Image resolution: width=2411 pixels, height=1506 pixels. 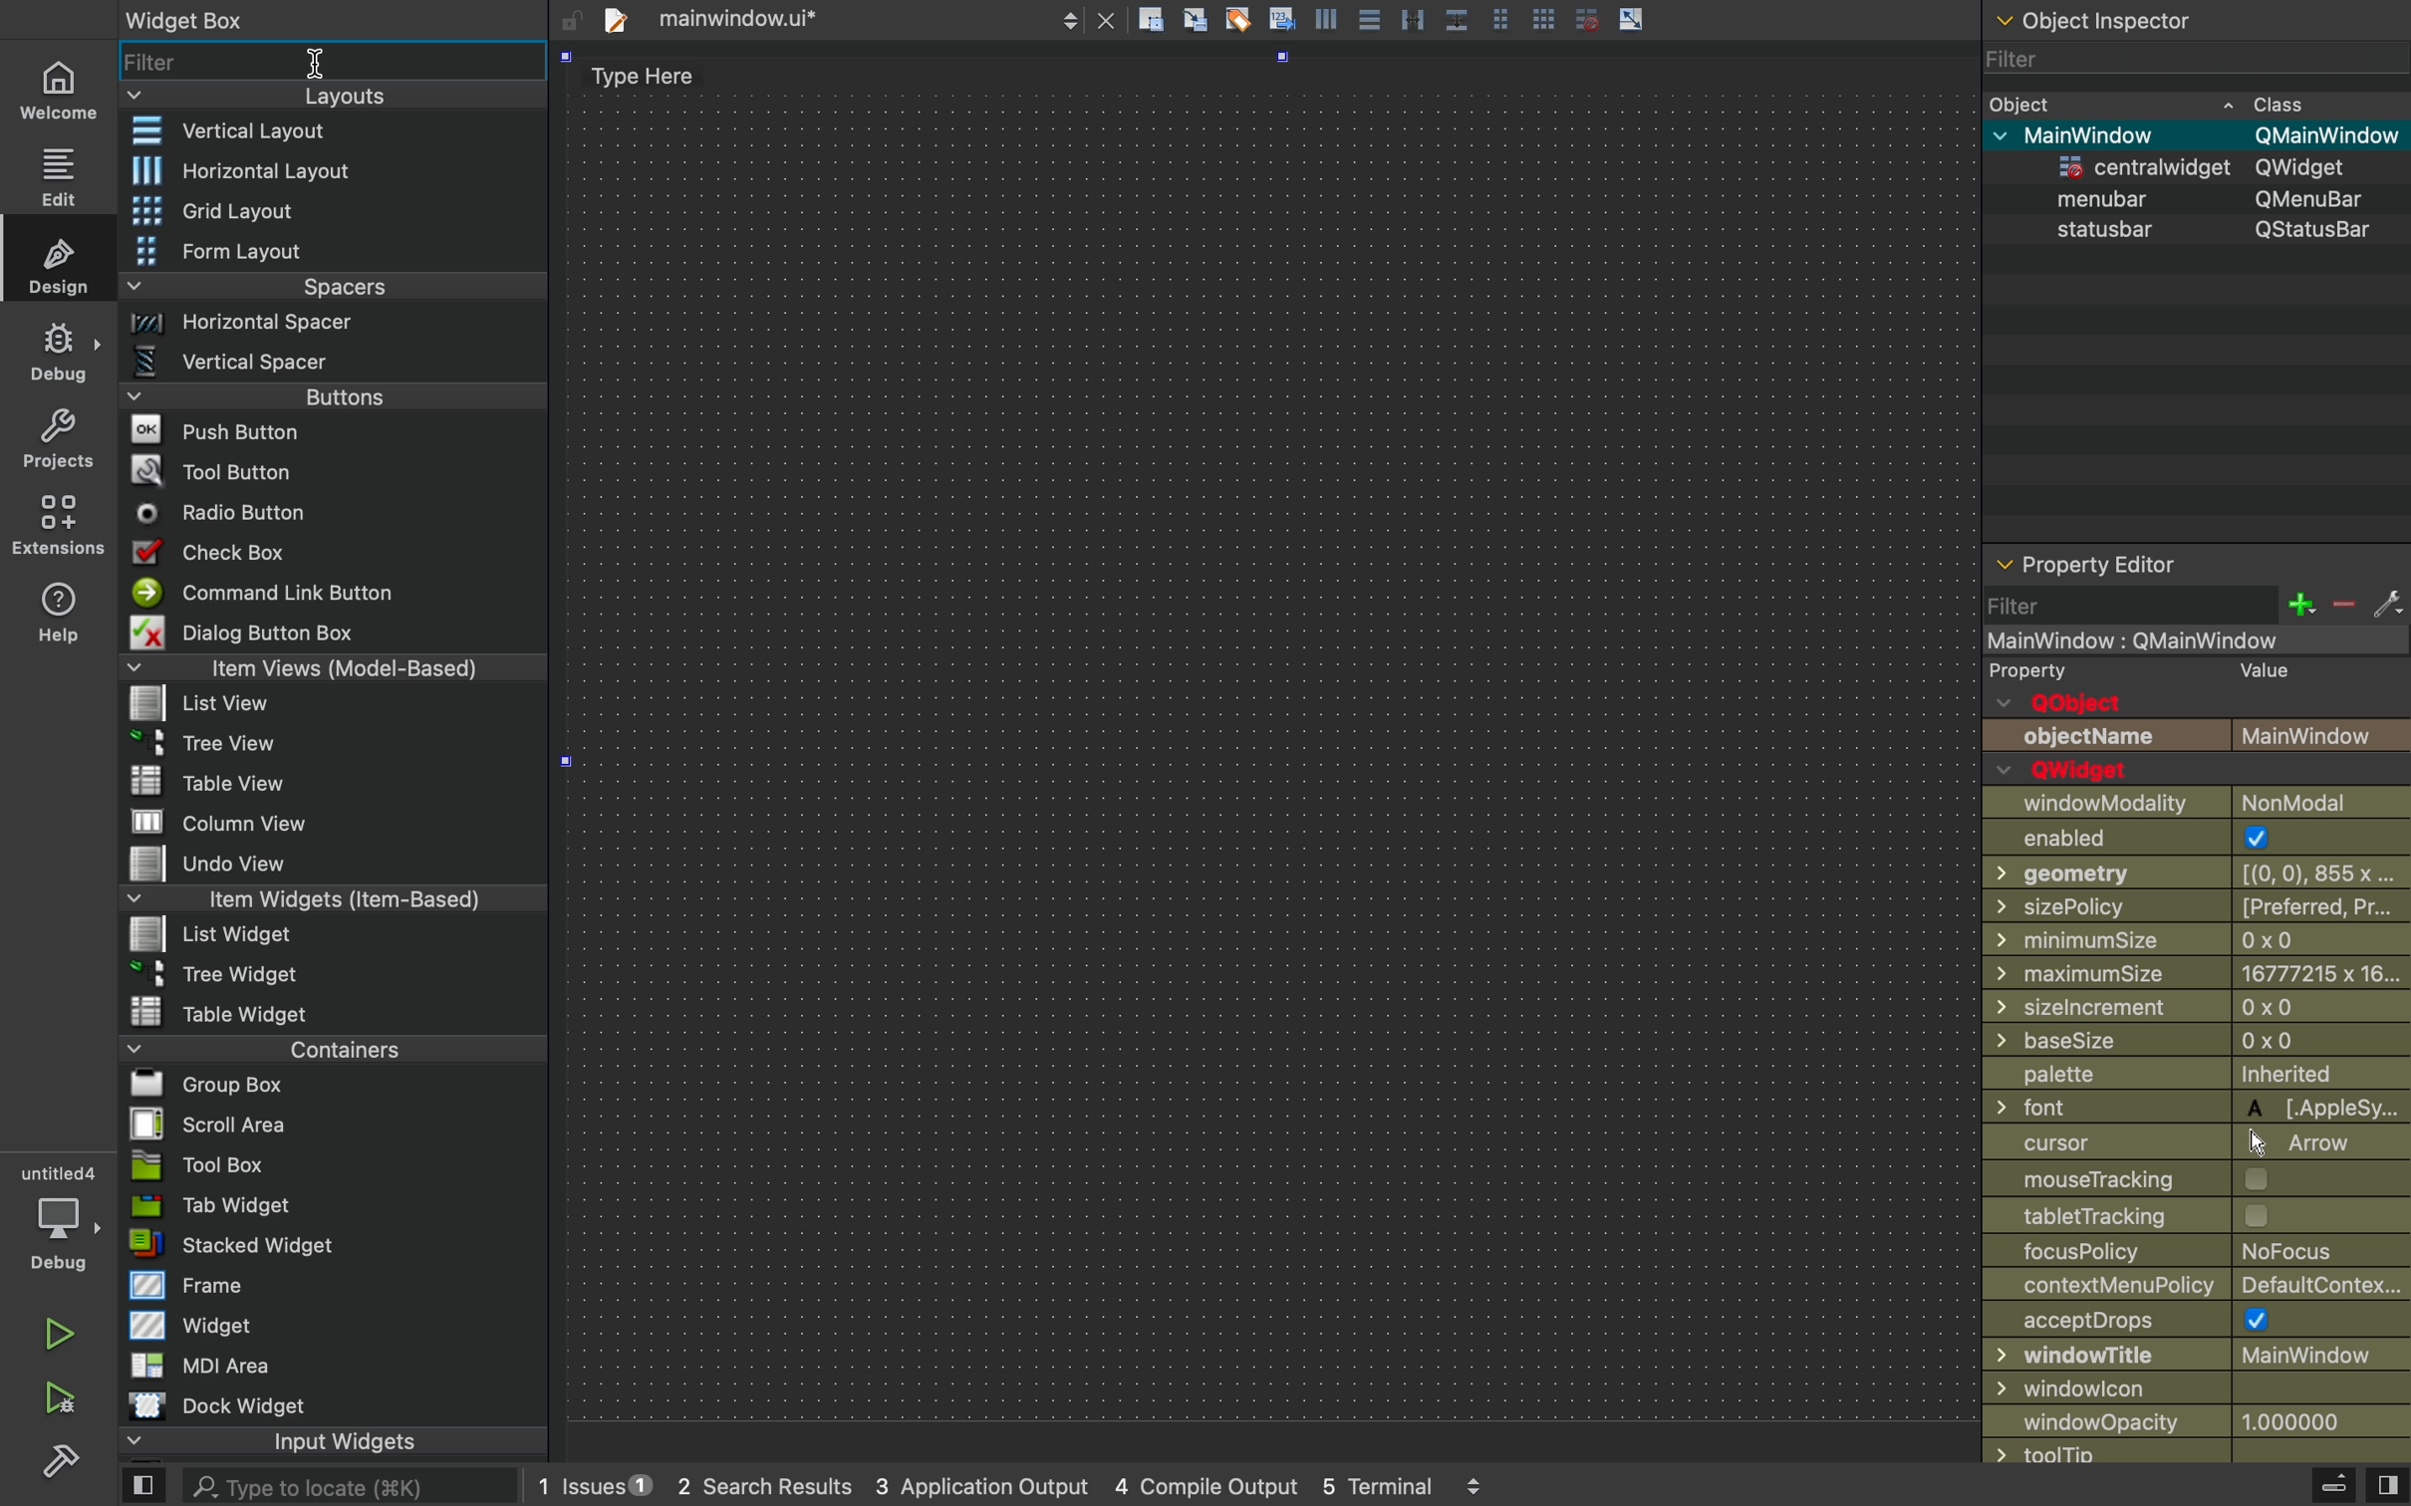 What do you see at coordinates (1151, 23) in the screenshot?
I see `file actions` at bounding box center [1151, 23].